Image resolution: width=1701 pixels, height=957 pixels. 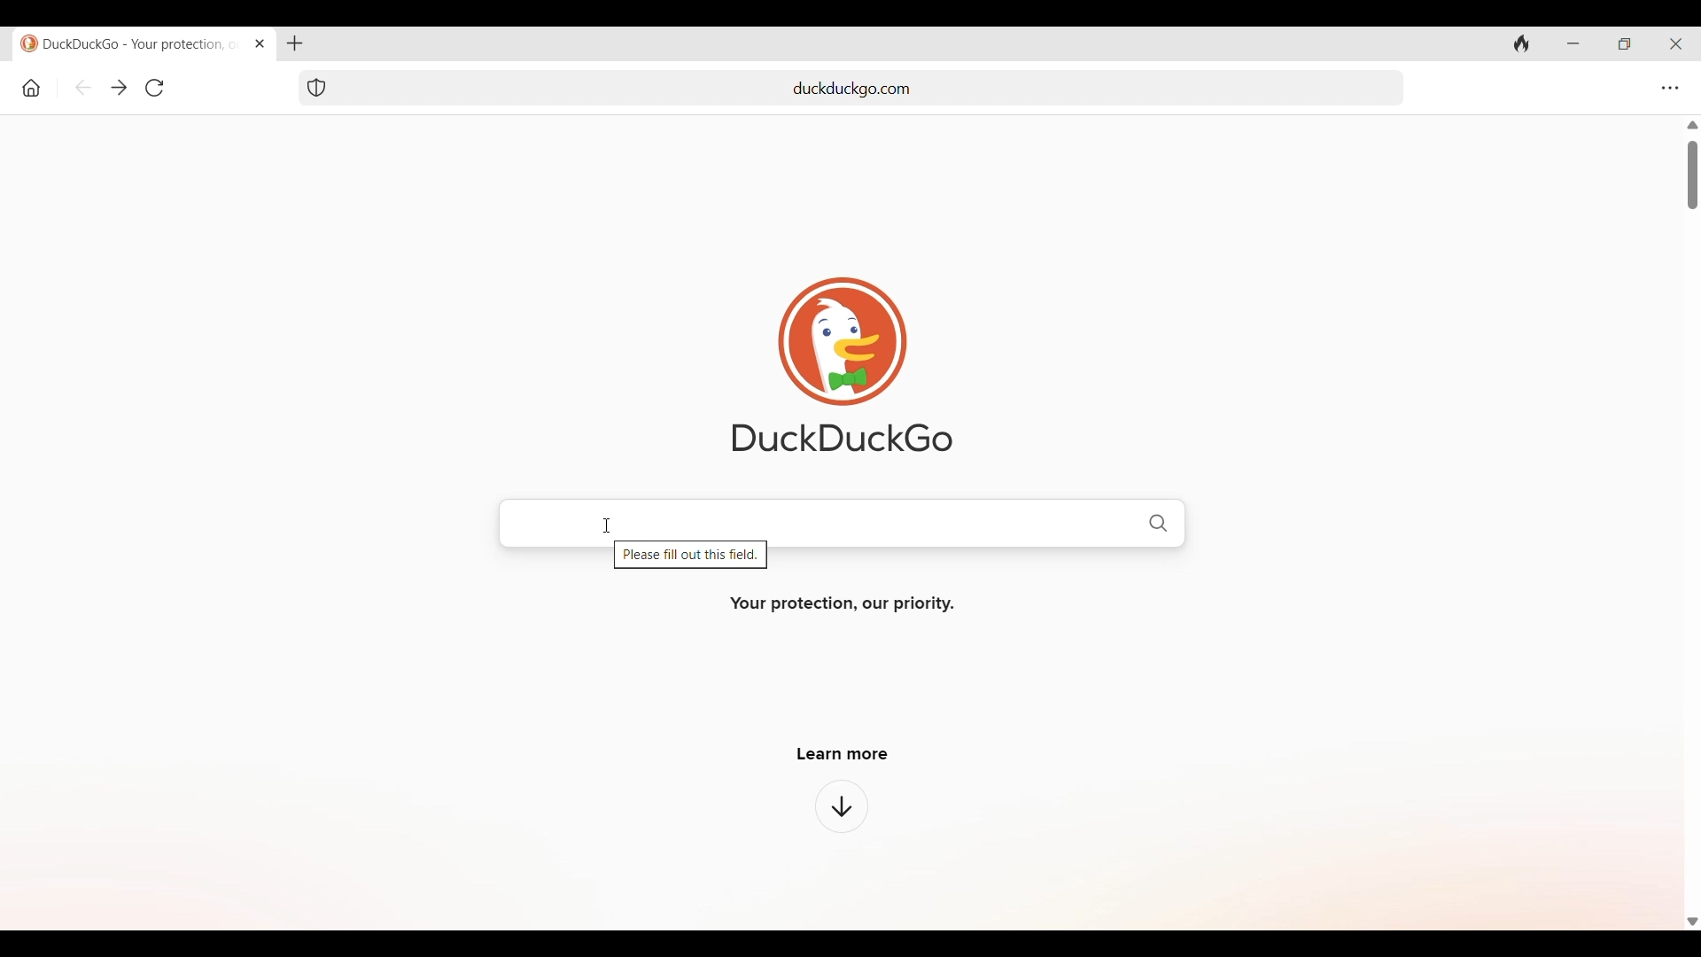 What do you see at coordinates (1692, 125) in the screenshot?
I see `Quick slide to the top` at bounding box center [1692, 125].